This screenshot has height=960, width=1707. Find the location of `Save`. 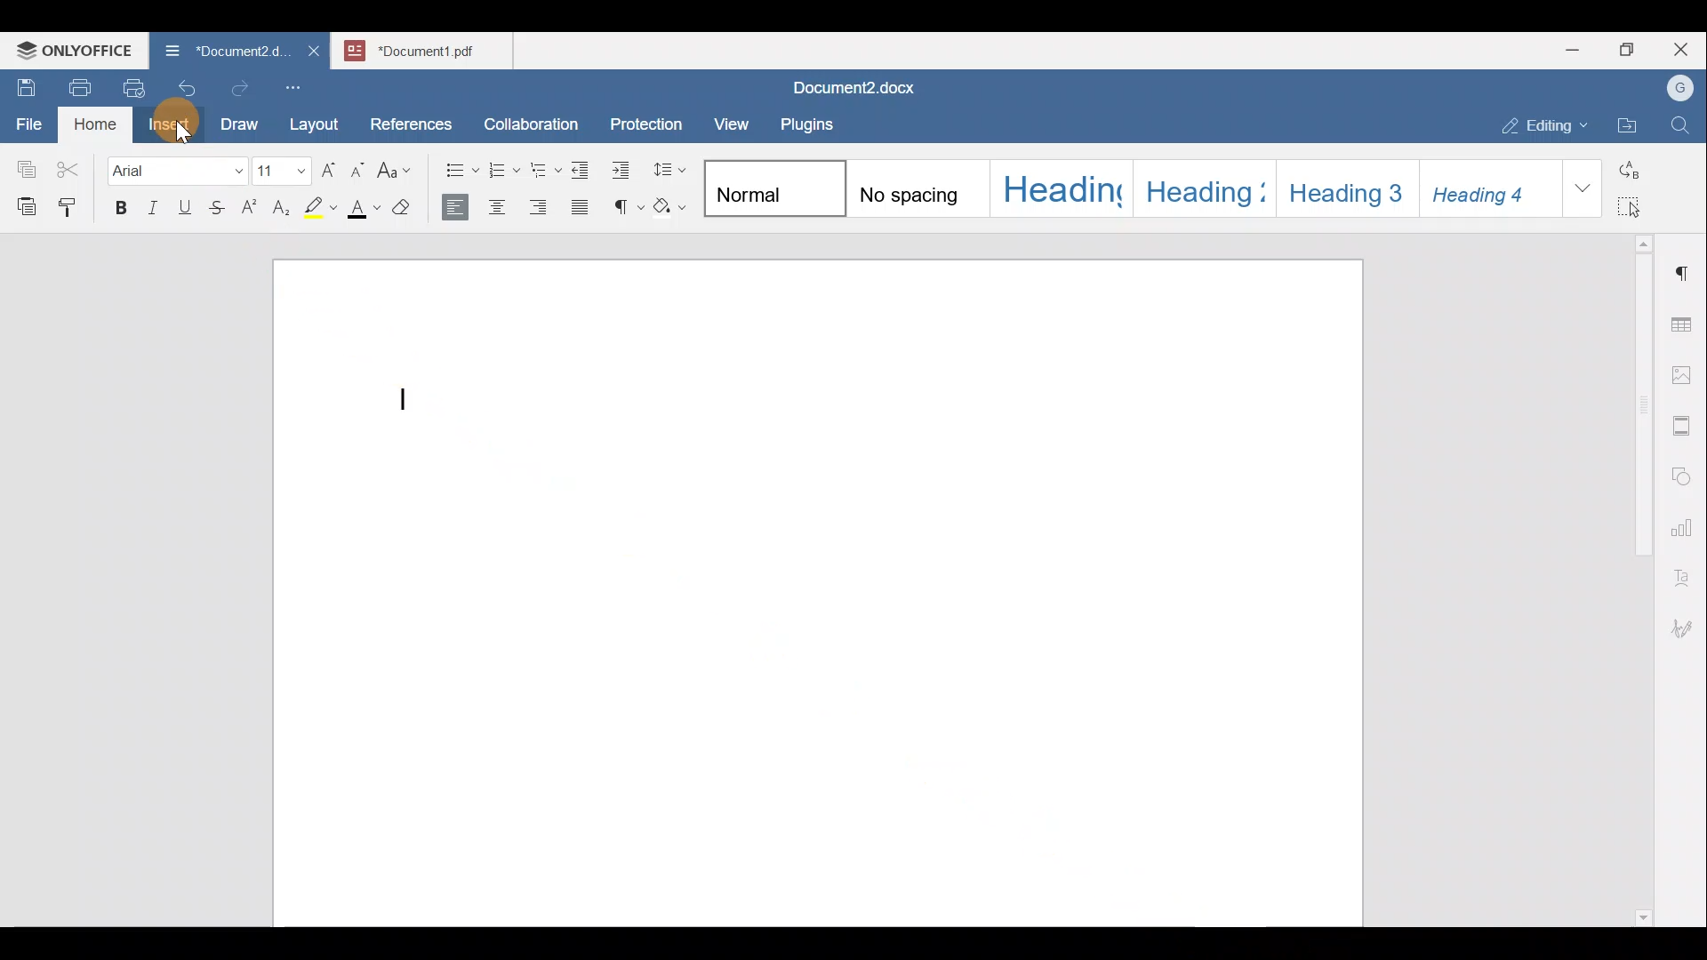

Save is located at coordinates (25, 84).